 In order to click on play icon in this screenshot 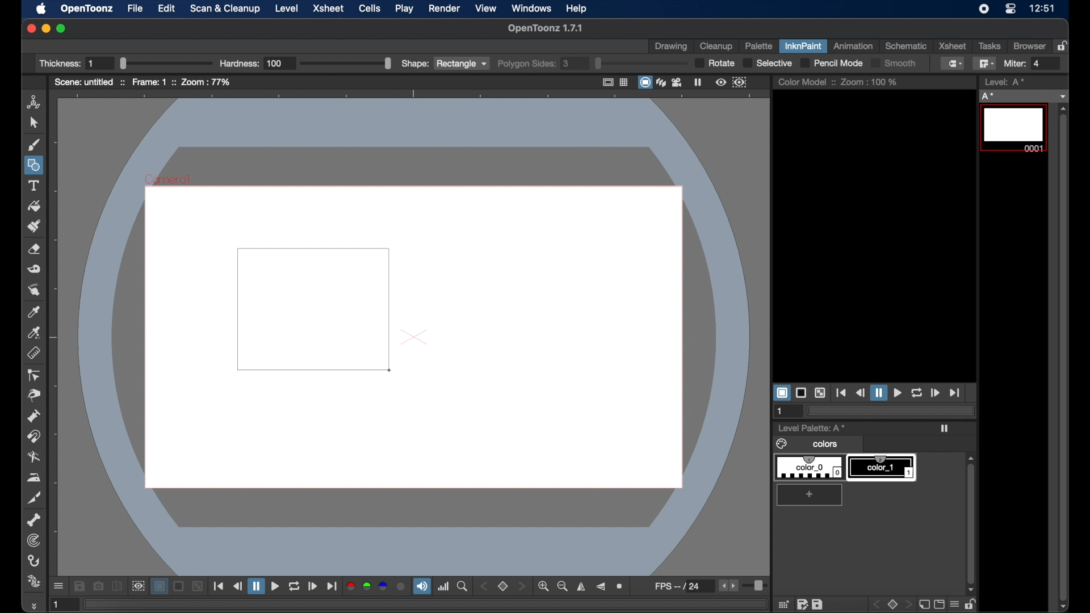, I will do `click(944, 429)`.